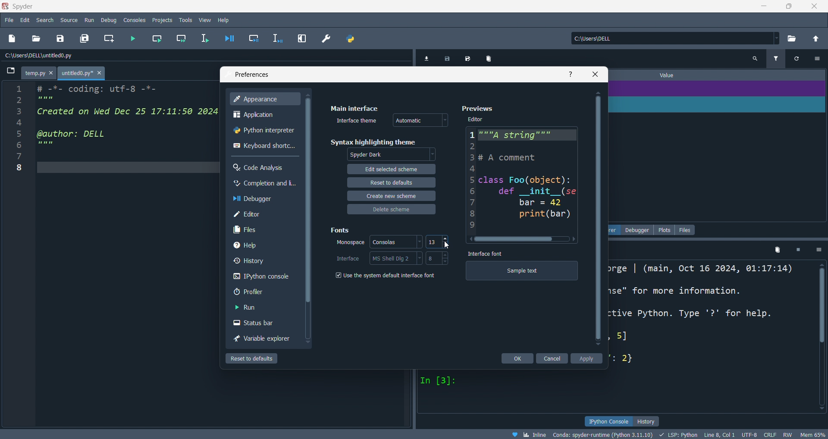 This screenshot has height=439, width=828. I want to click on tools, so click(184, 21).